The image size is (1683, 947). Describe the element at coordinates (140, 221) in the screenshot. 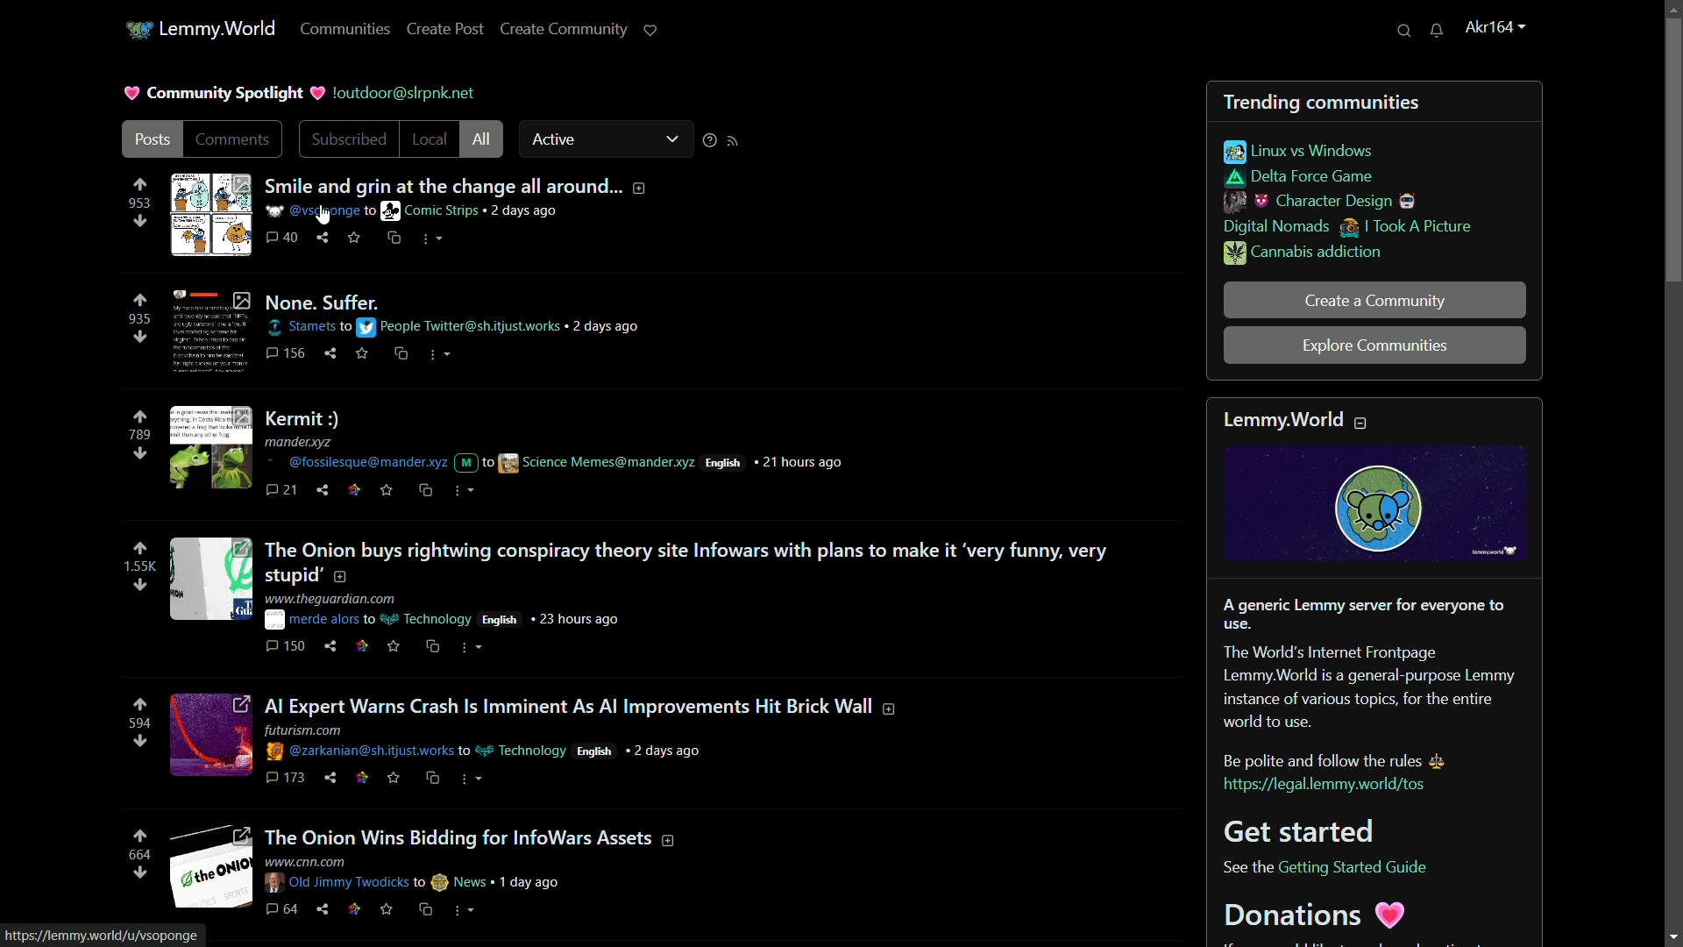

I see `downvote` at that location.